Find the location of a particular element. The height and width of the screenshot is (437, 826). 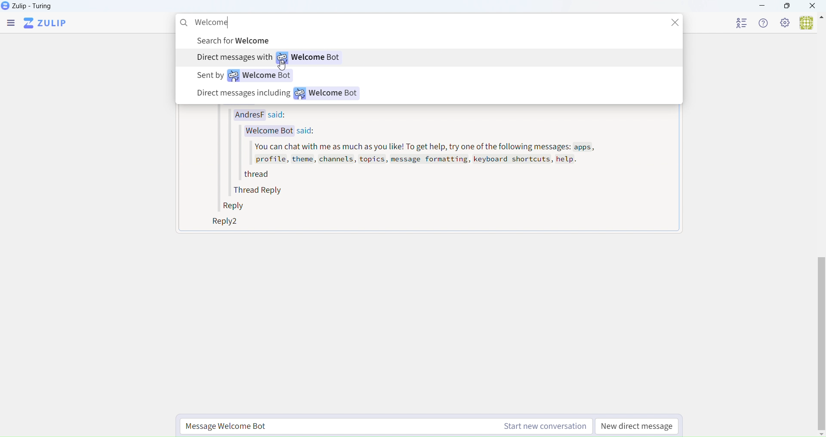

New direct message is located at coordinates (638, 426).